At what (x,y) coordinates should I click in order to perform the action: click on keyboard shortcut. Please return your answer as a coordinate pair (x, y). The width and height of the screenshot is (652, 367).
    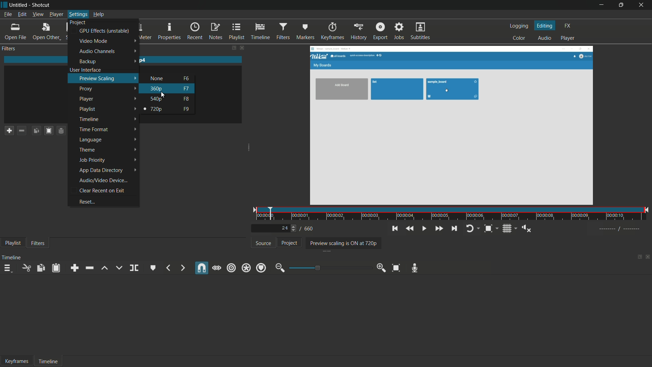
    Looking at the image, I should click on (187, 89).